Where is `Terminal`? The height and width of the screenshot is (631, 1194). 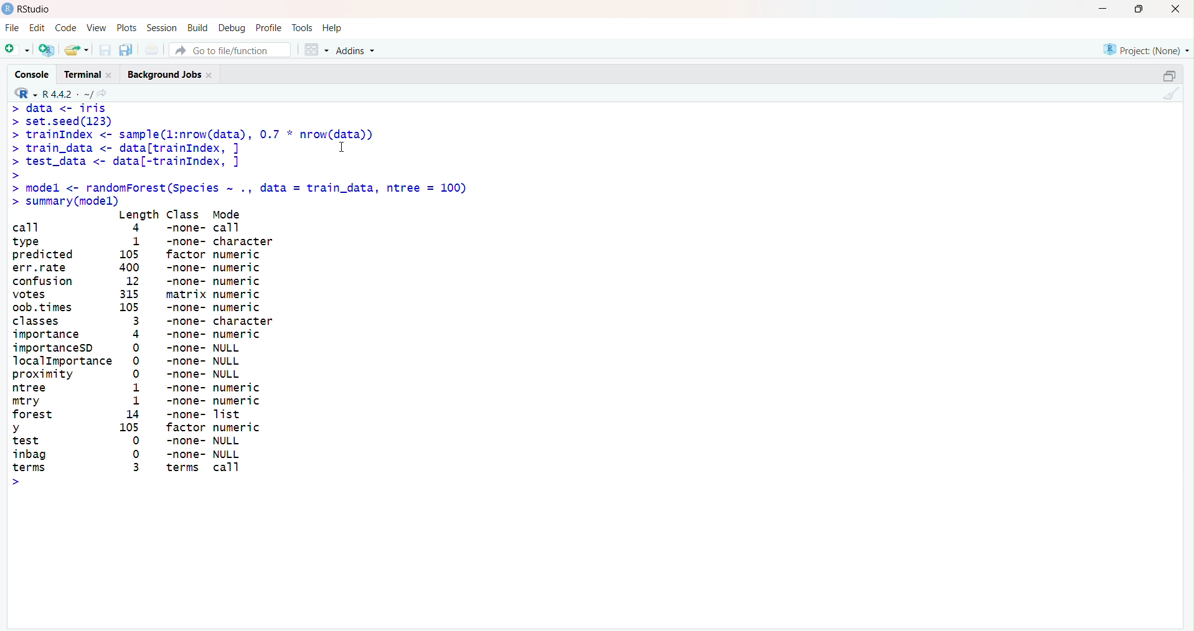 Terminal is located at coordinates (87, 72).